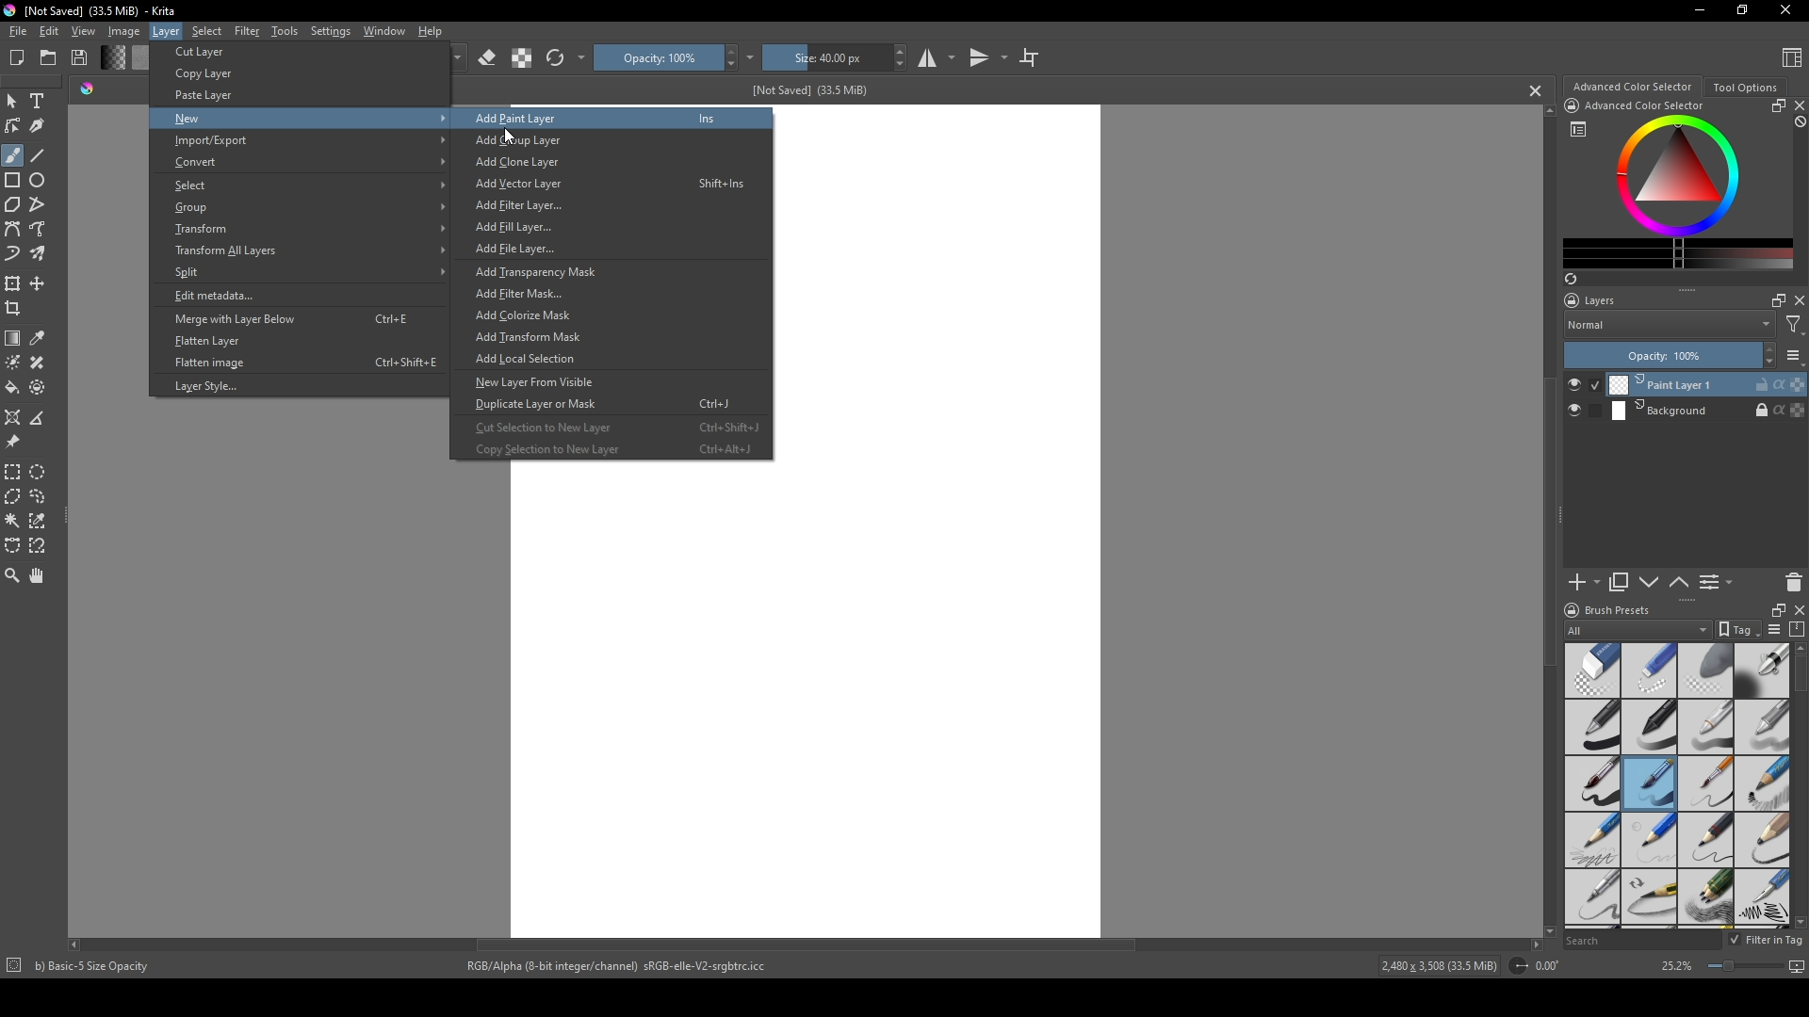 Image resolution: width=1809 pixels, height=1017 pixels. Describe the element at coordinates (12, 574) in the screenshot. I see `zoom` at that location.